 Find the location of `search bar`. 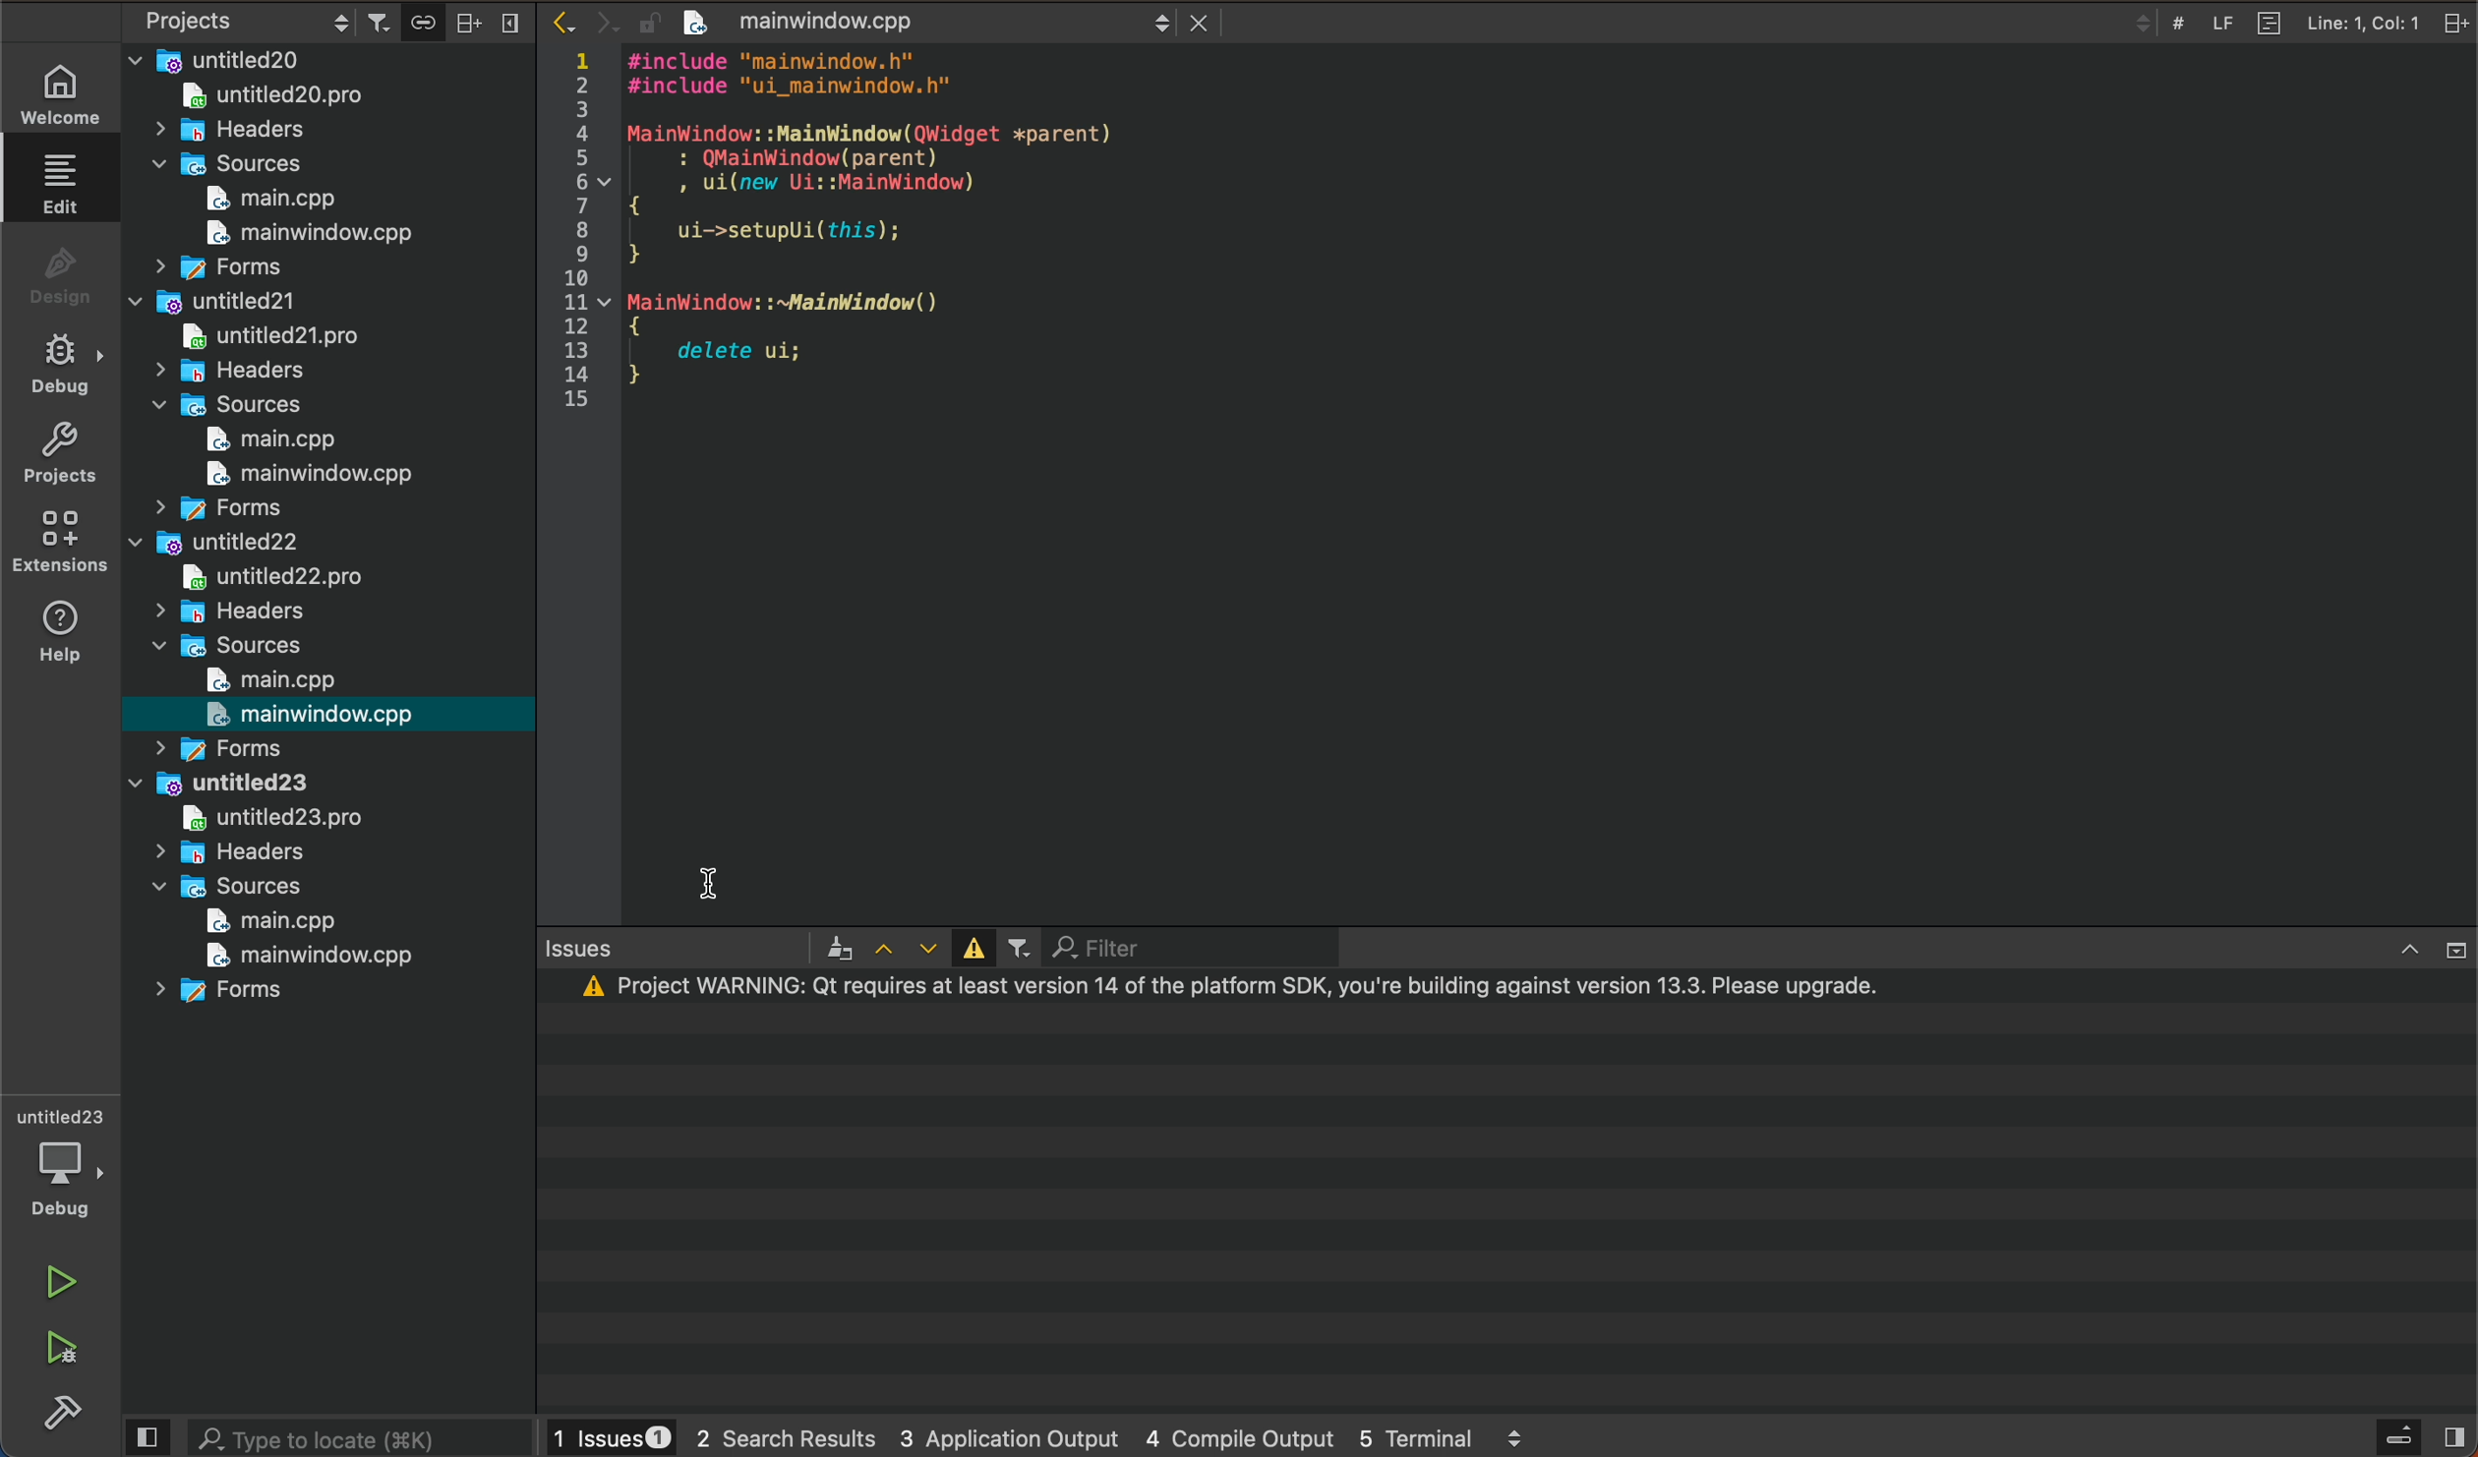

search bar is located at coordinates (360, 1436).